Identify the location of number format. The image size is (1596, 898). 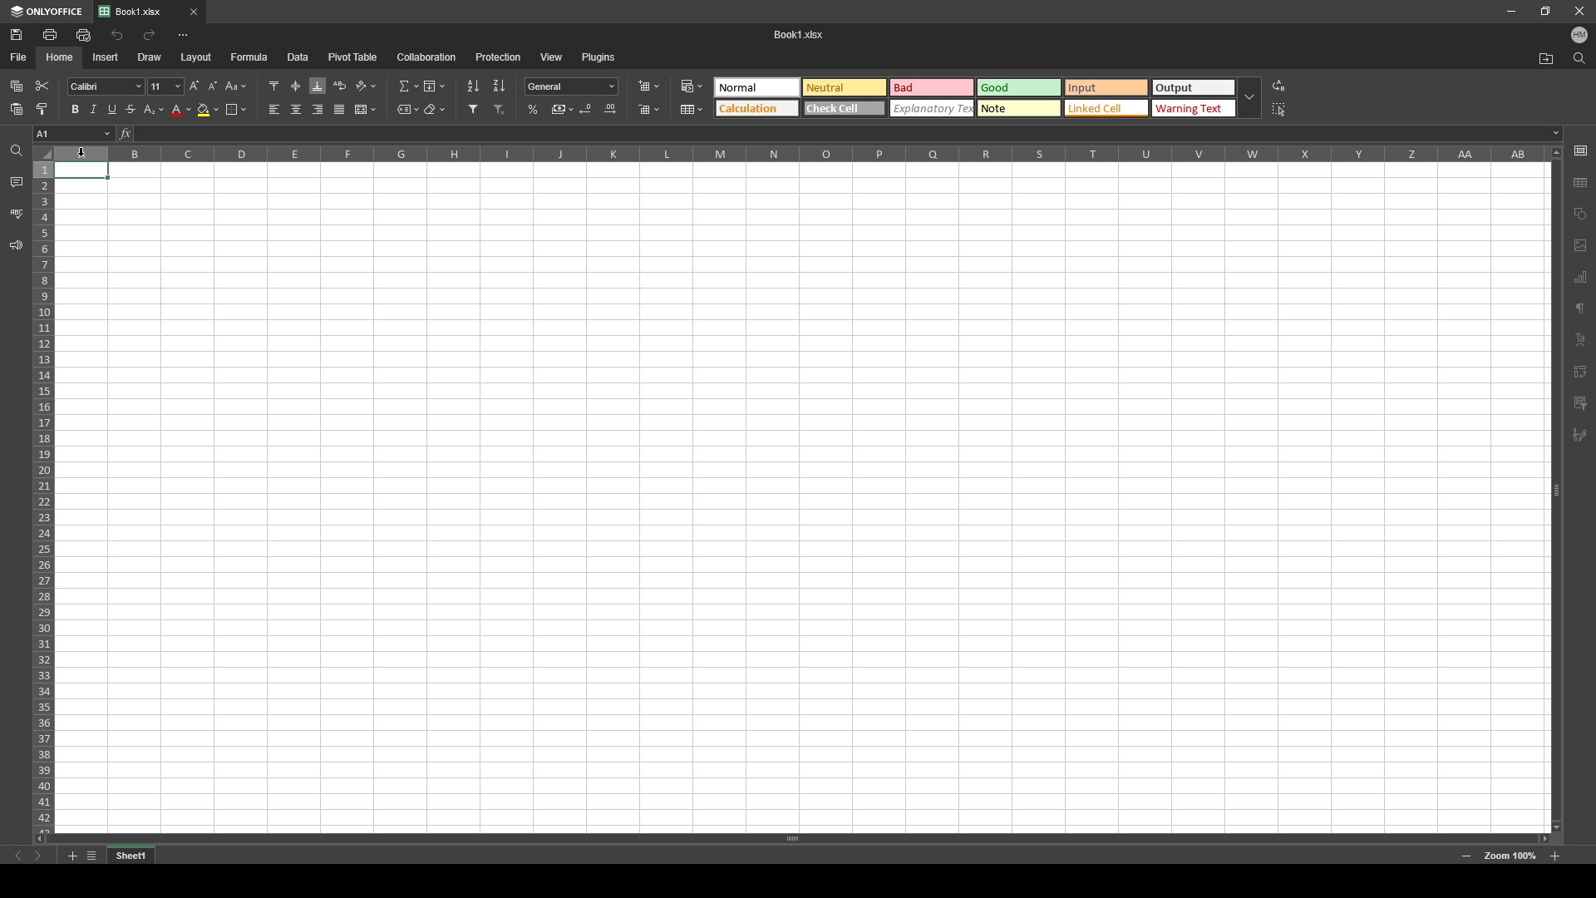
(572, 86).